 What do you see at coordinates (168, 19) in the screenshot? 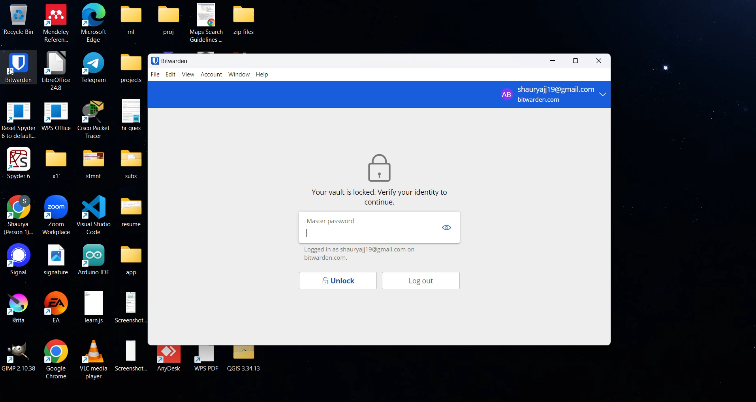
I see `proj` at bounding box center [168, 19].